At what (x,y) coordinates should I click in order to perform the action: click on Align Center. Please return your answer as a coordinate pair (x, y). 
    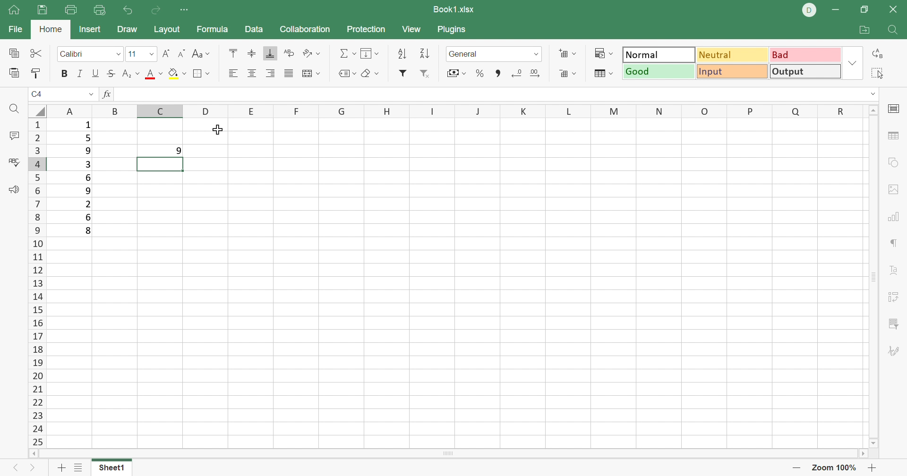
    Looking at the image, I should click on (253, 74).